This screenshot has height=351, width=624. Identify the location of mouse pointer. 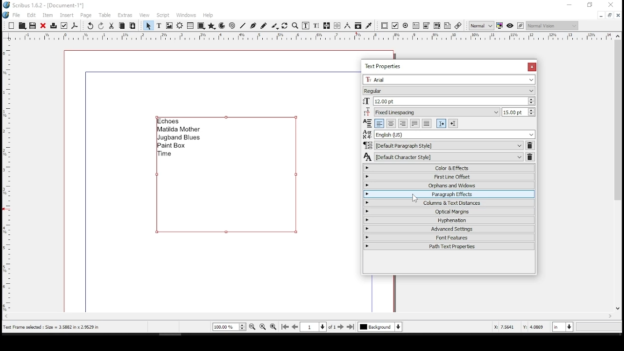
(415, 197).